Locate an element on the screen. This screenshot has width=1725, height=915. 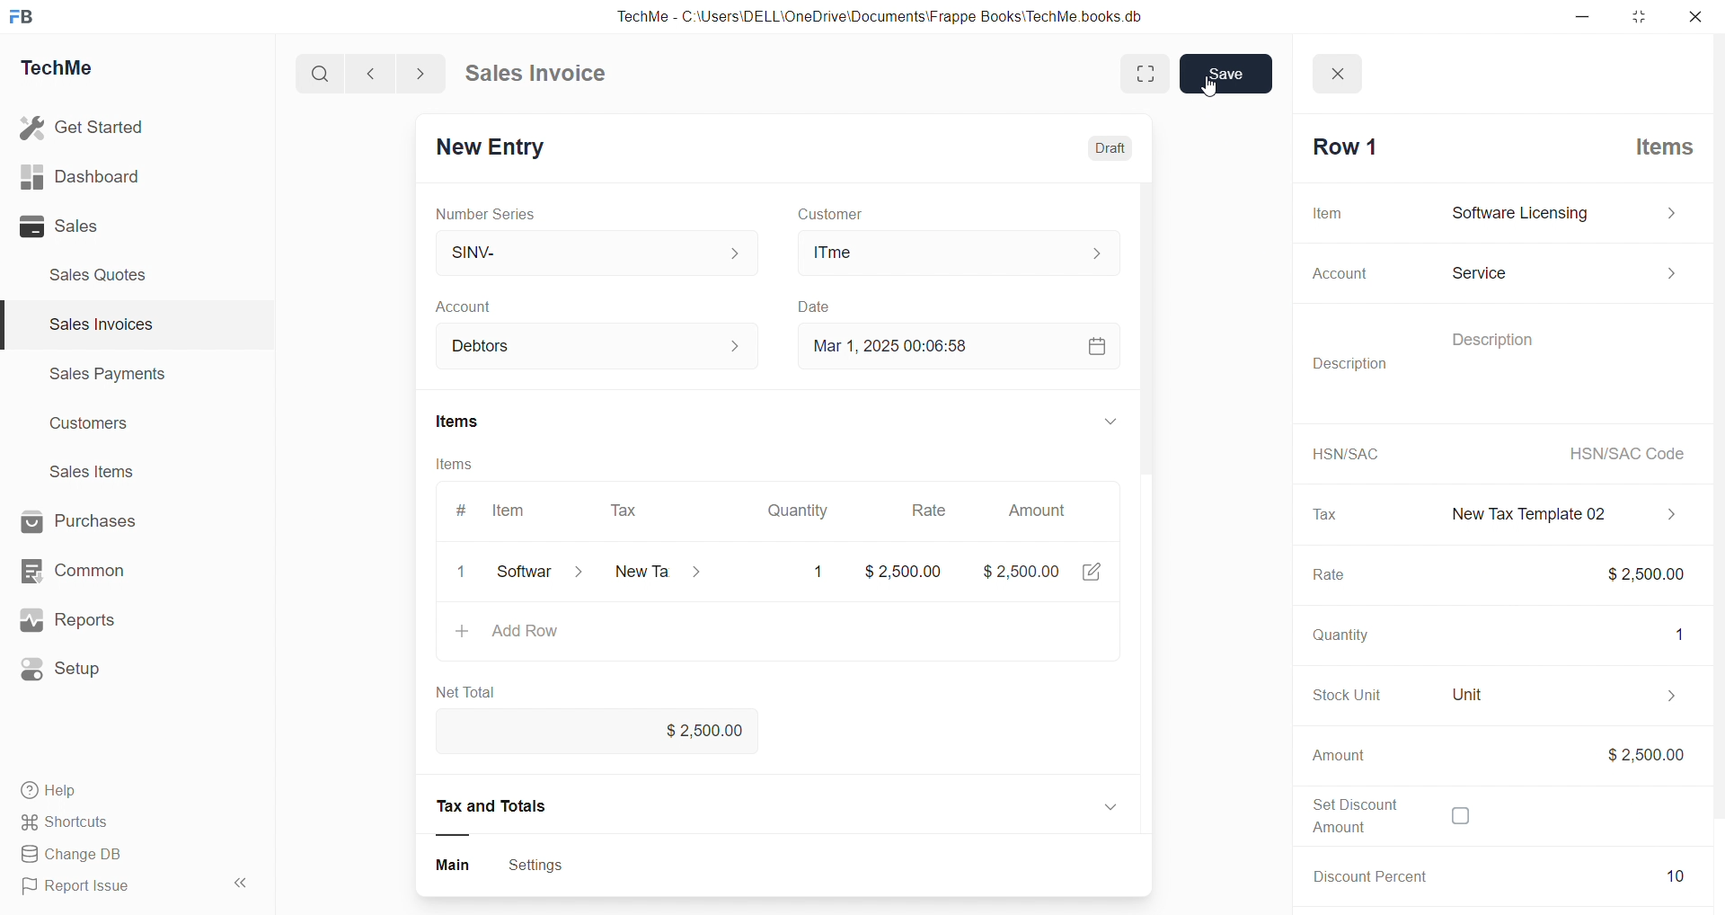
ull Dashboard is located at coordinates (89, 176).